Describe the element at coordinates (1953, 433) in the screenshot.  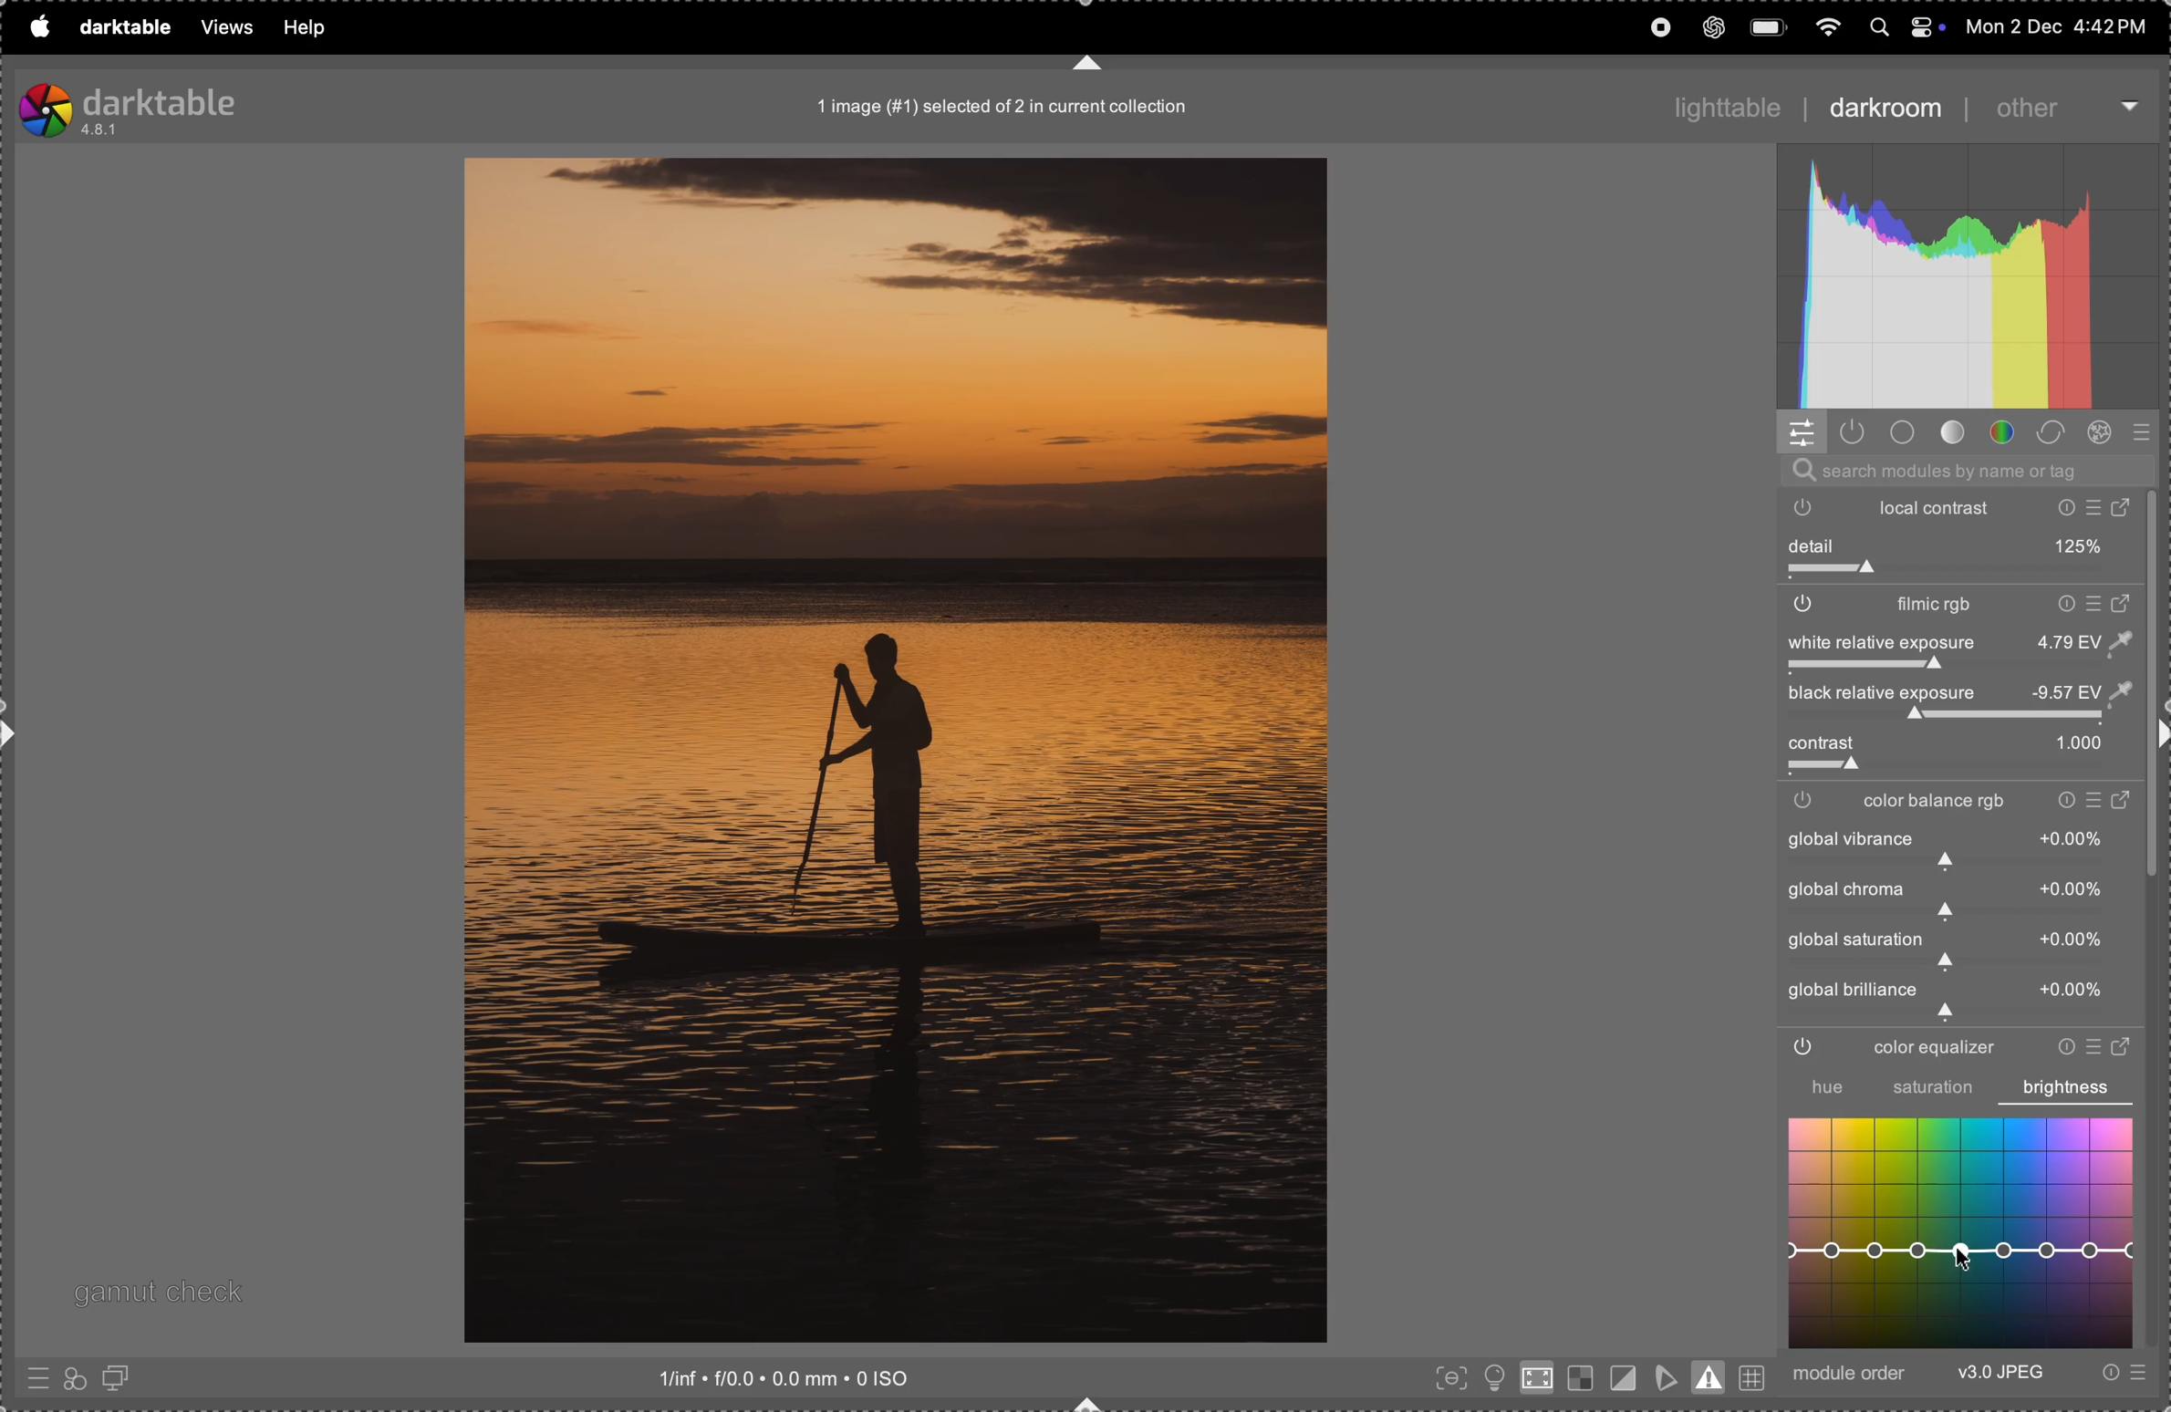
I see `tone` at that location.